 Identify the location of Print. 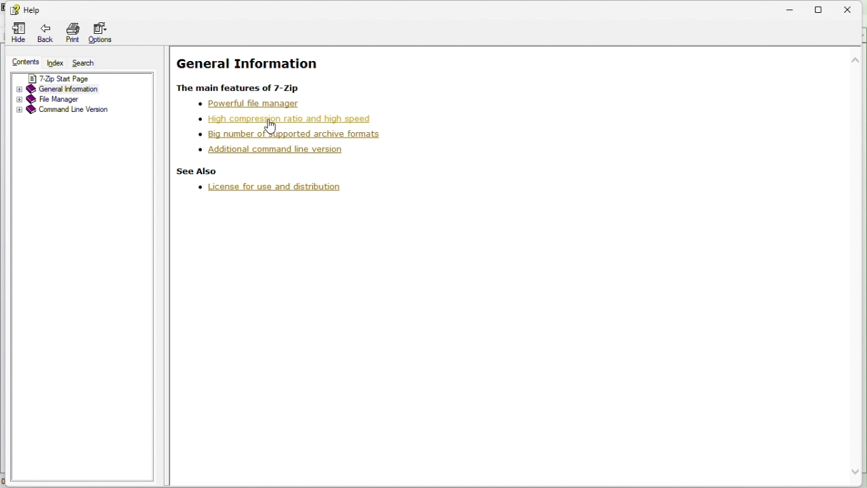
(71, 31).